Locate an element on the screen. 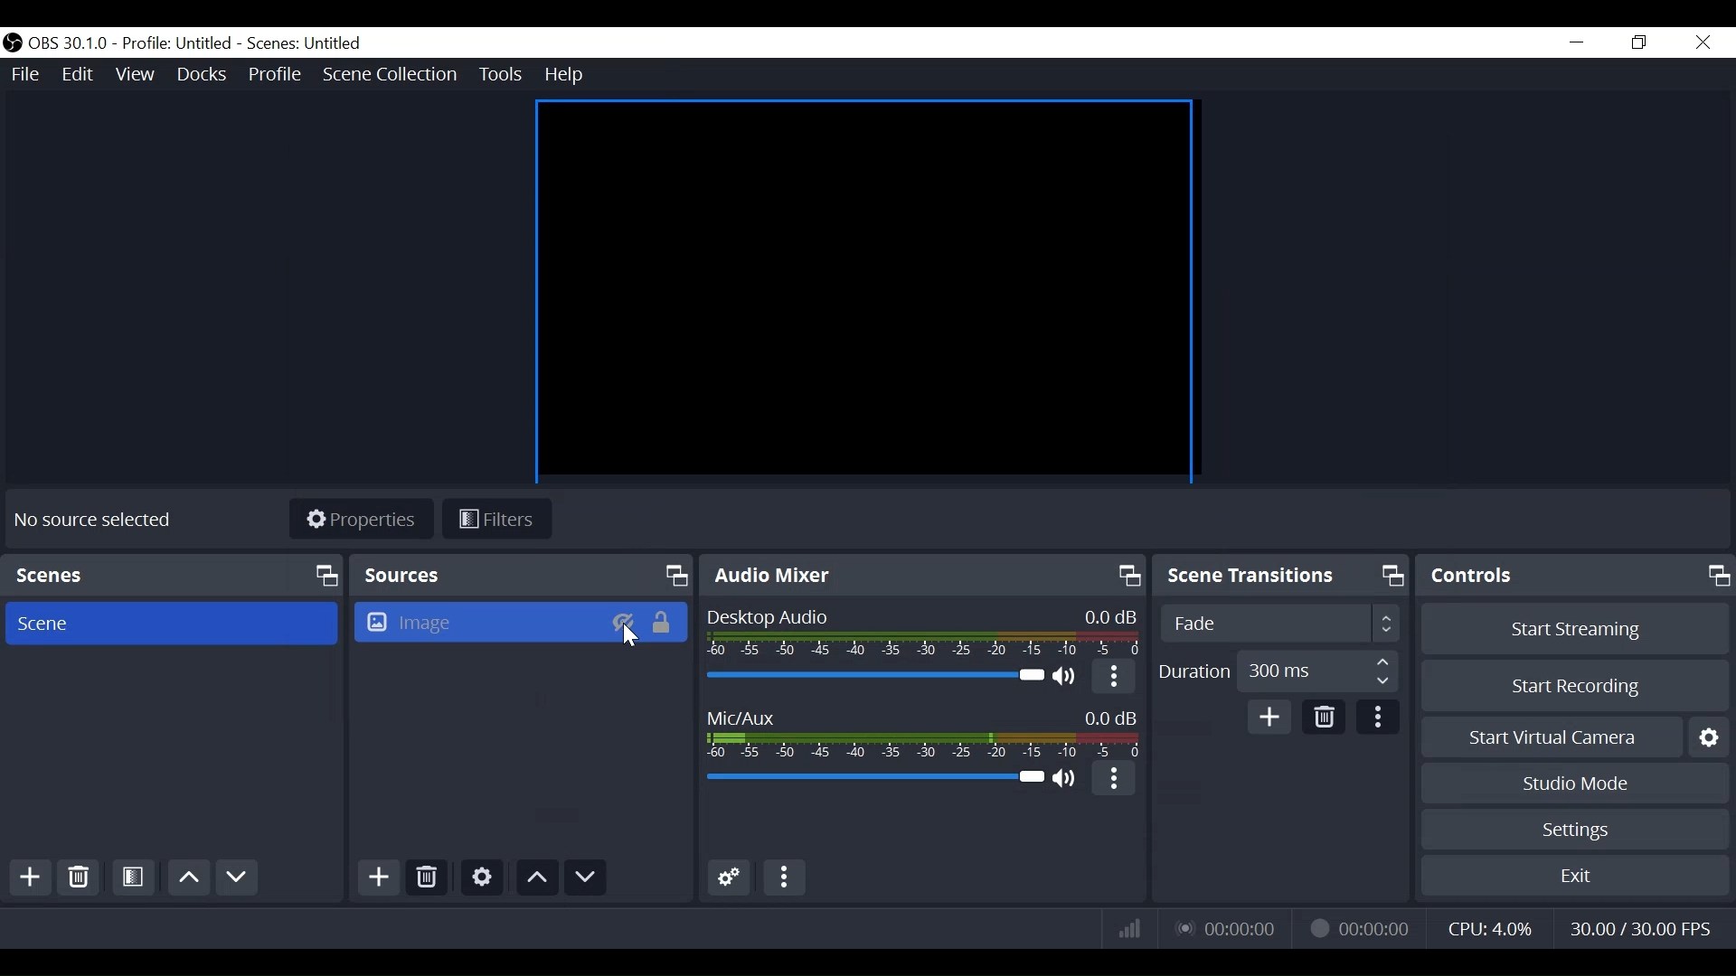  Delete is located at coordinates (1326, 715).